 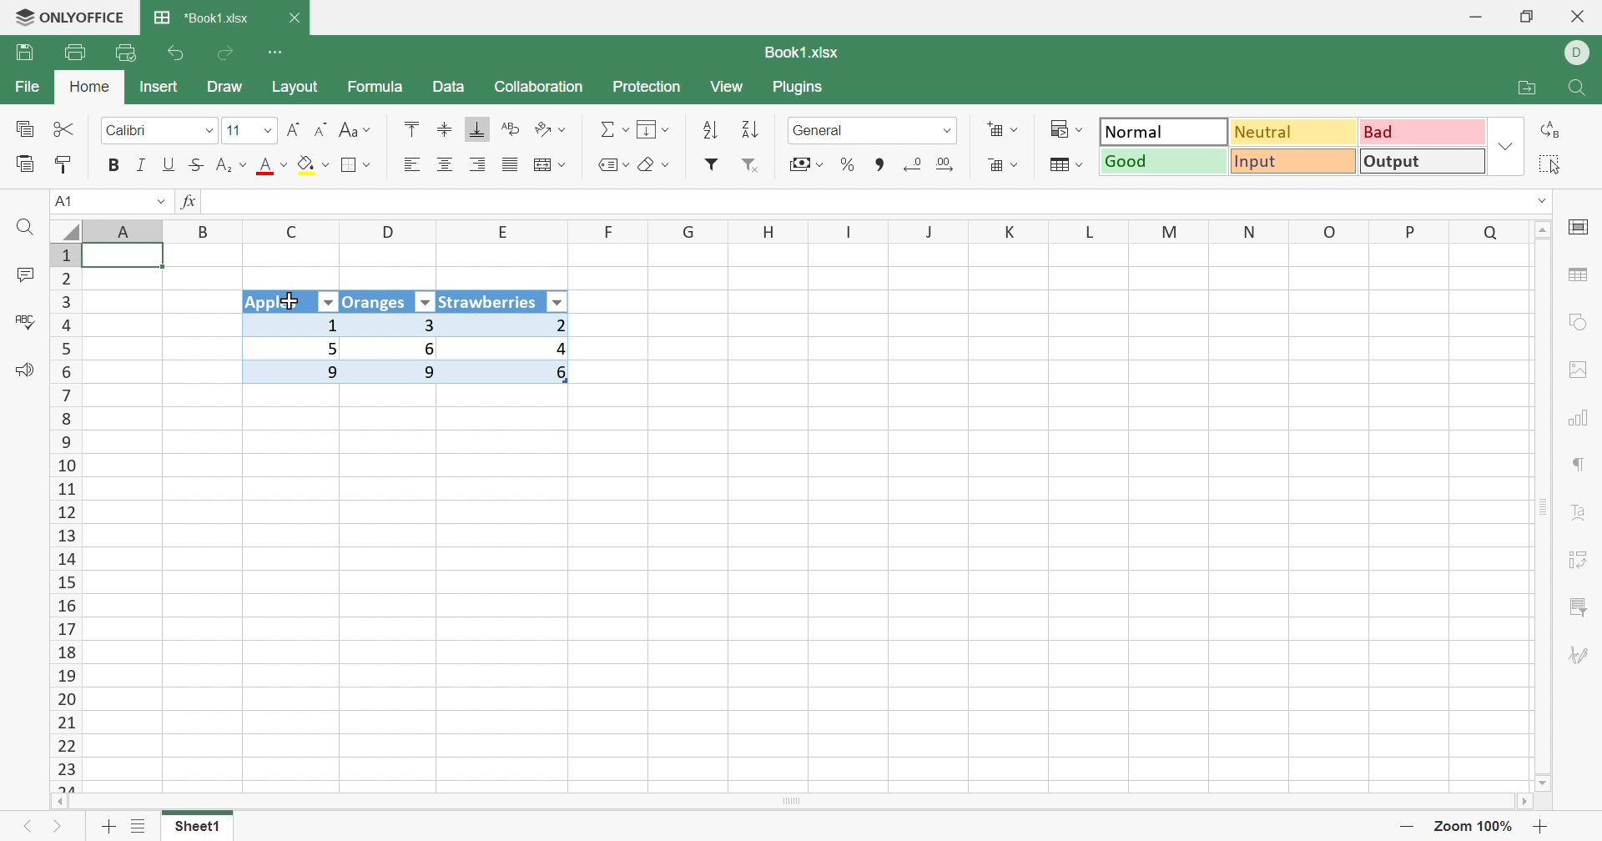 What do you see at coordinates (61, 803) in the screenshot?
I see `Scroll left` at bounding box center [61, 803].